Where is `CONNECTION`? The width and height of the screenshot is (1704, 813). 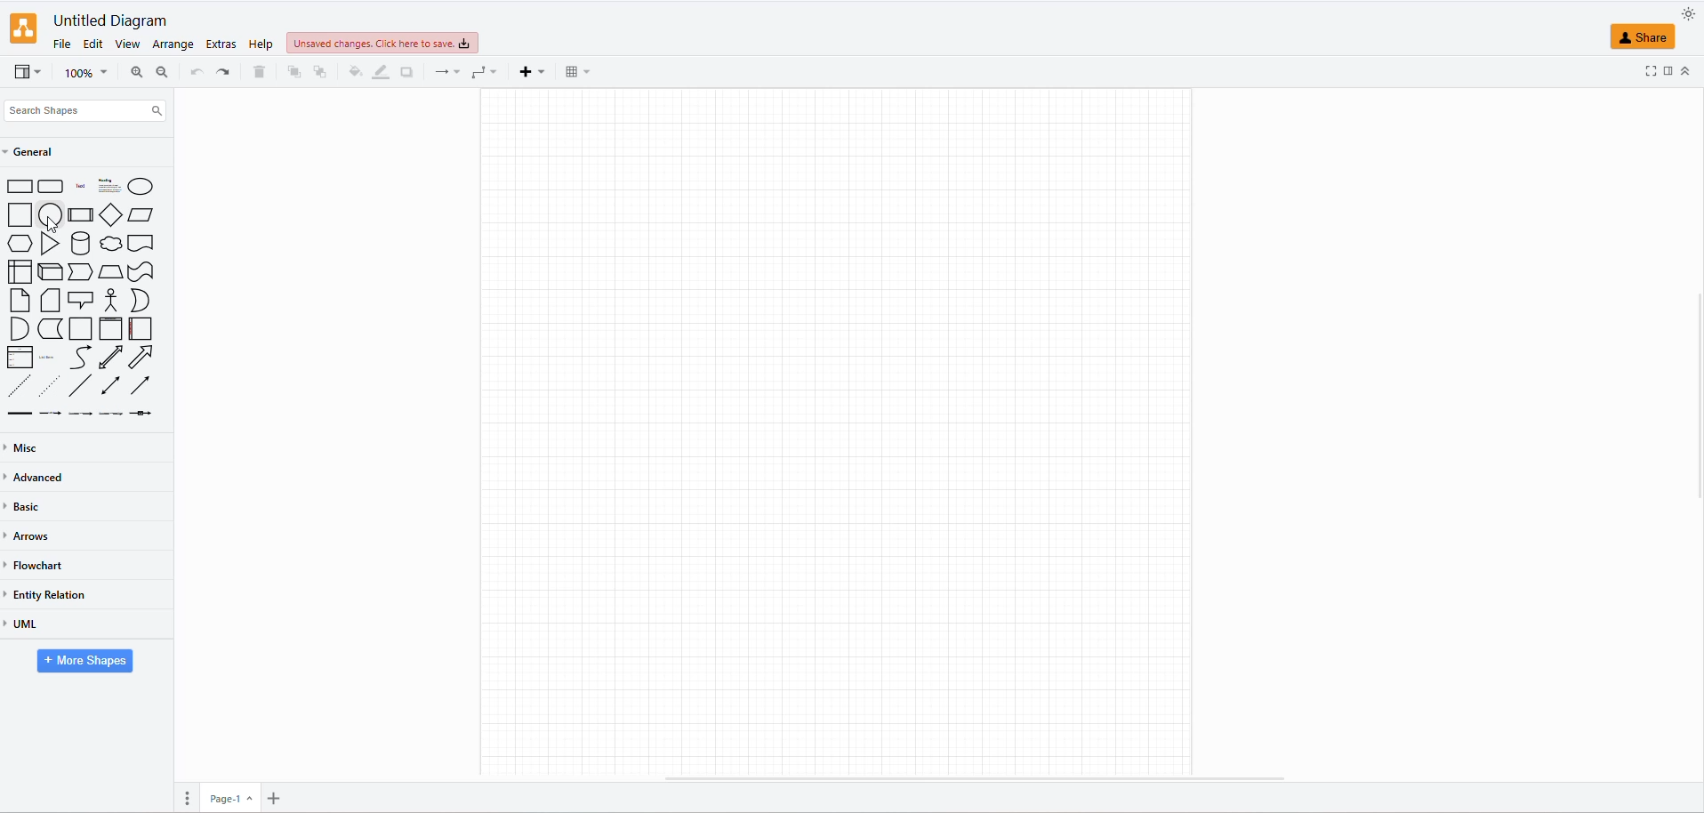 CONNECTION is located at coordinates (444, 75).